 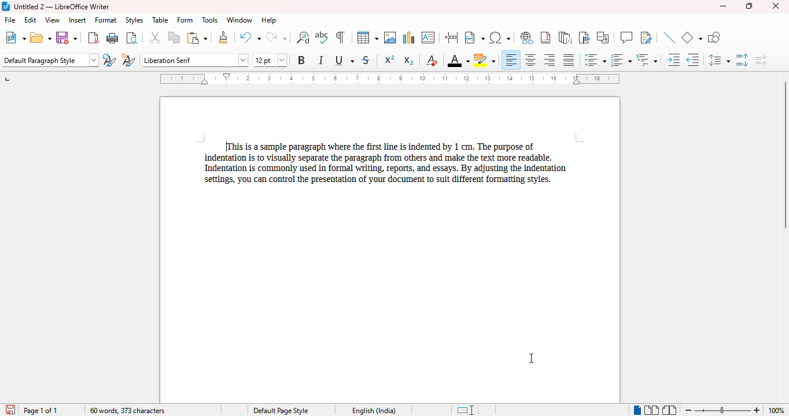 I want to click on edit, so click(x=31, y=20).